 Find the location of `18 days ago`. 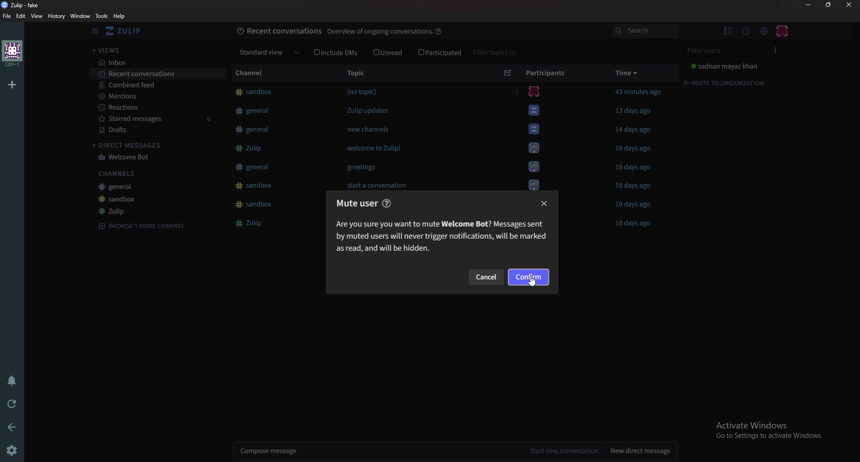

18 days ago is located at coordinates (636, 205).